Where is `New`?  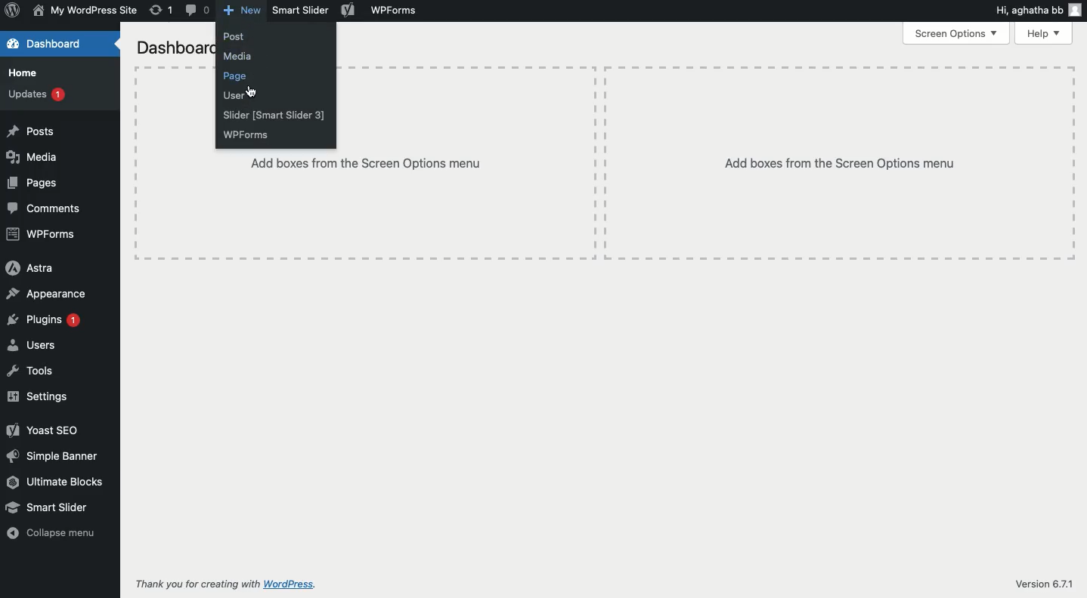
New is located at coordinates (243, 11).